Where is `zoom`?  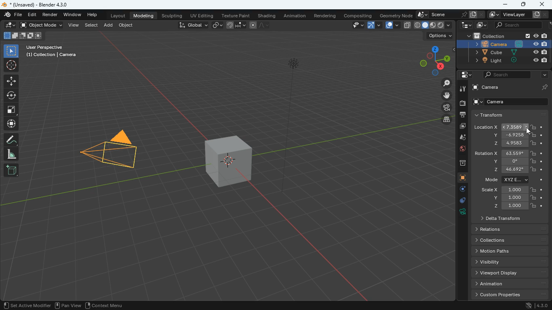 zoom is located at coordinates (447, 84).